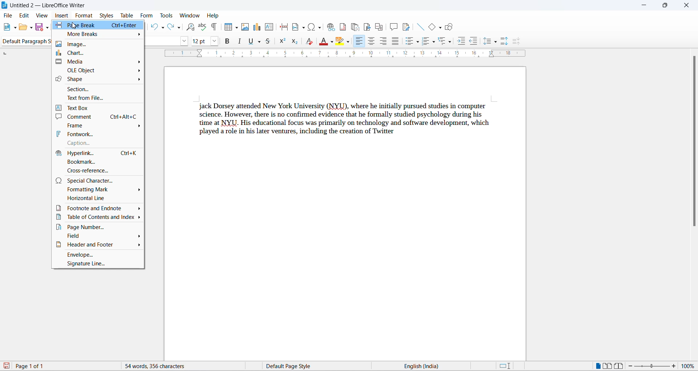 The width and height of the screenshot is (698, 371). I want to click on view, so click(43, 16).